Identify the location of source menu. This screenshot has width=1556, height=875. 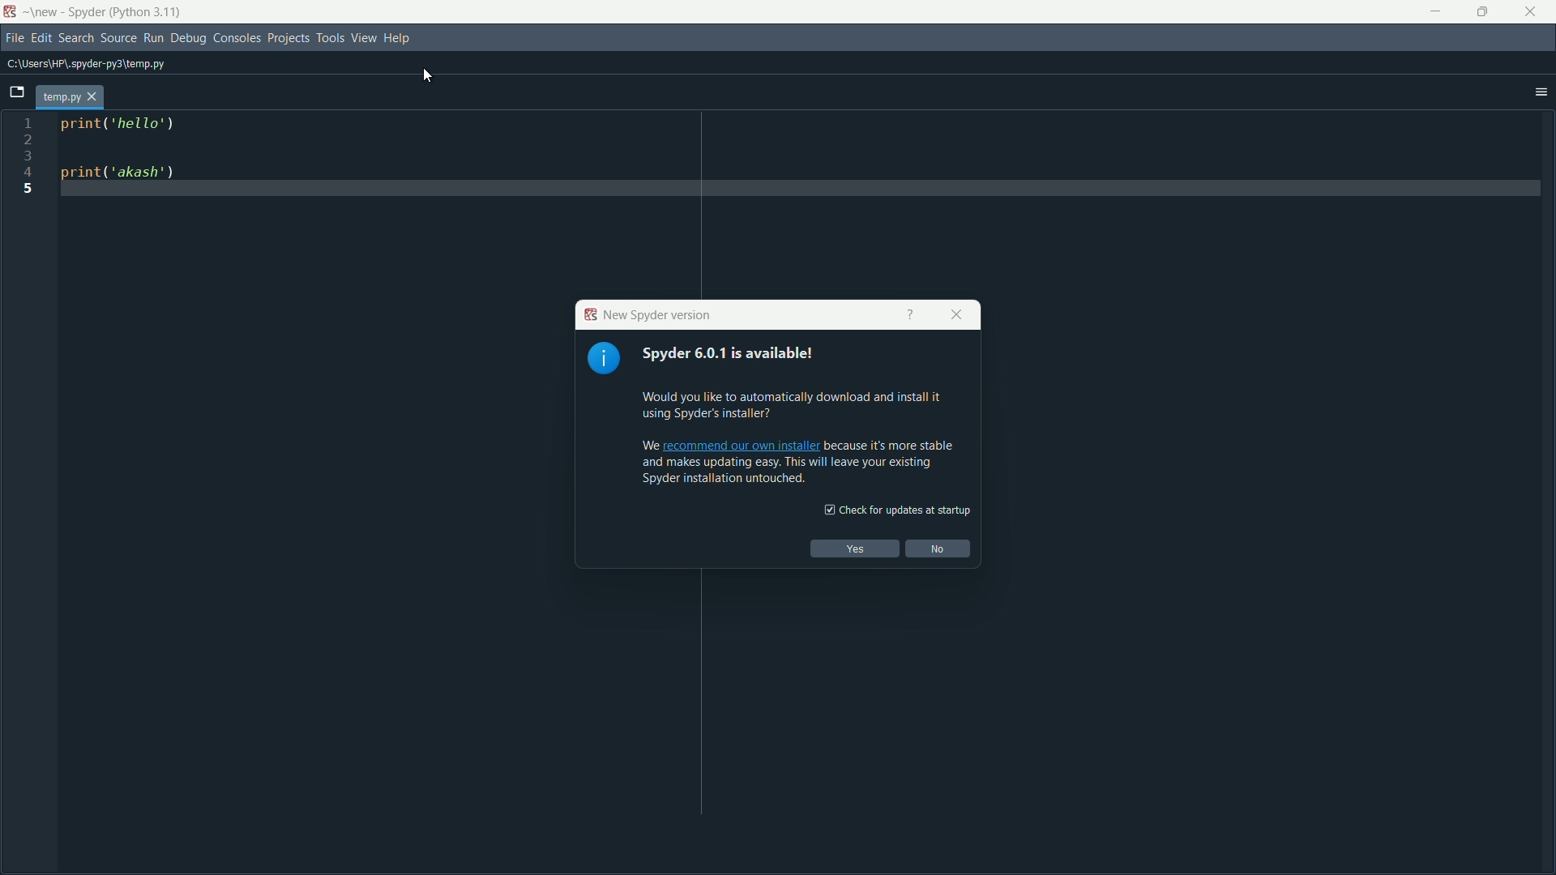
(118, 37).